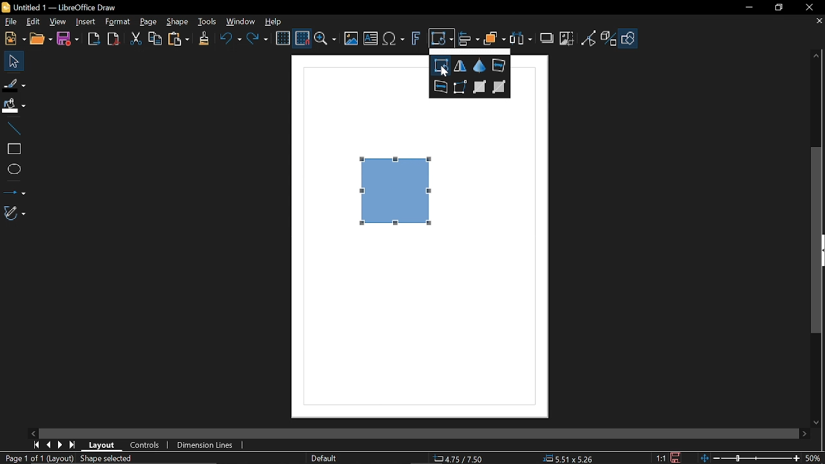 The image size is (825, 464). I want to click on layout, so click(102, 446).